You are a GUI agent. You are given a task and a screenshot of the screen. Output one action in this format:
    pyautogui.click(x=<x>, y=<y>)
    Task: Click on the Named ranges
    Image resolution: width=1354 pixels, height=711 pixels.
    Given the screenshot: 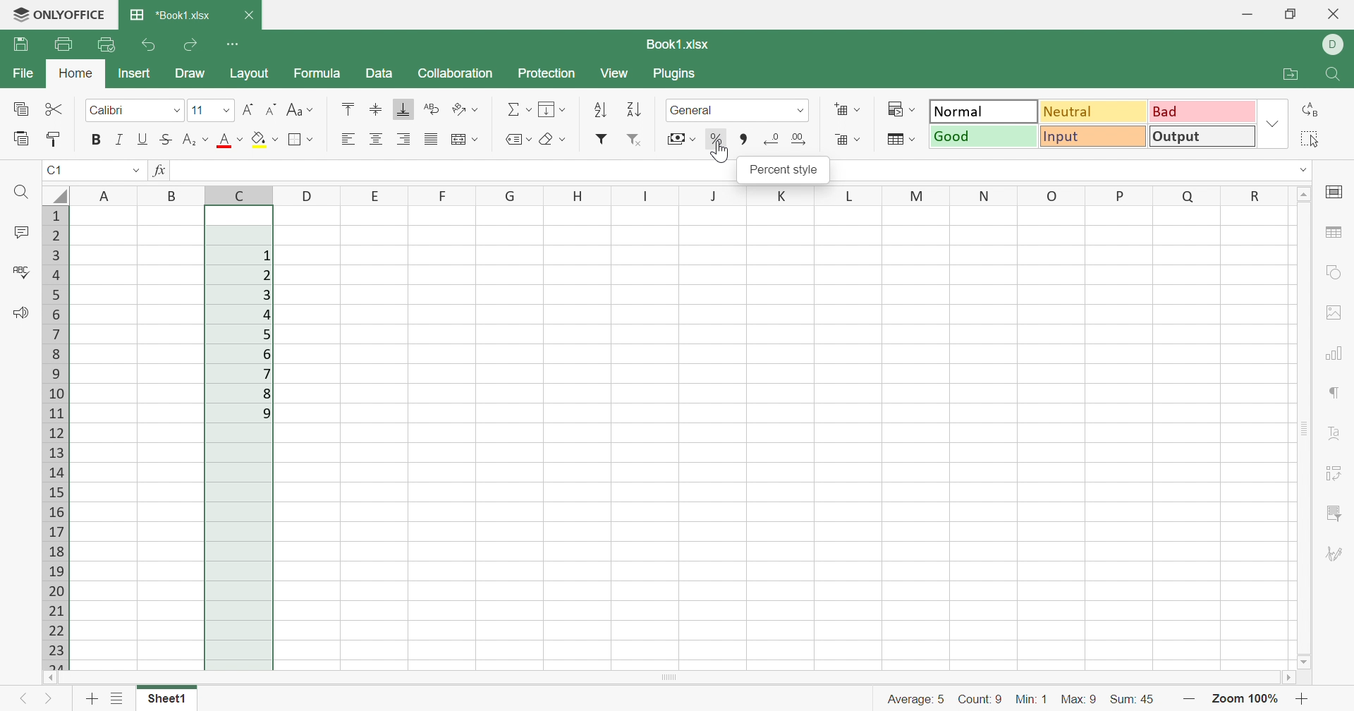 What is the action you would take?
    pyautogui.click(x=517, y=139)
    